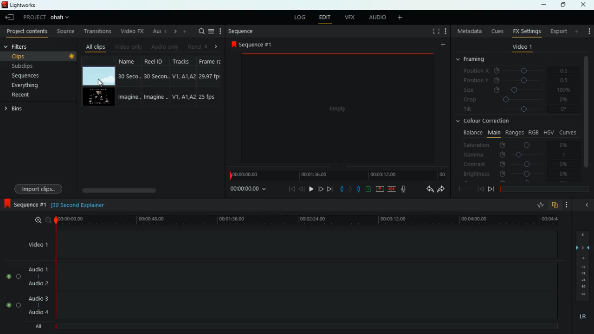 This screenshot has height=334, width=594. What do you see at coordinates (26, 32) in the screenshot?
I see `project contents` at bounding box center [26, 32].